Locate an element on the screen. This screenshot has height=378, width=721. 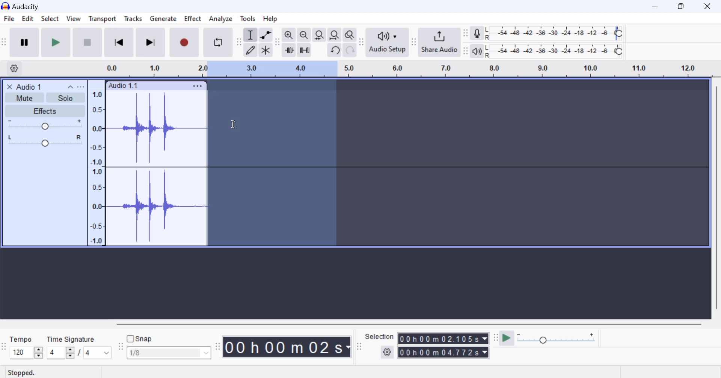
Mute is located at coordinates (26, 97).